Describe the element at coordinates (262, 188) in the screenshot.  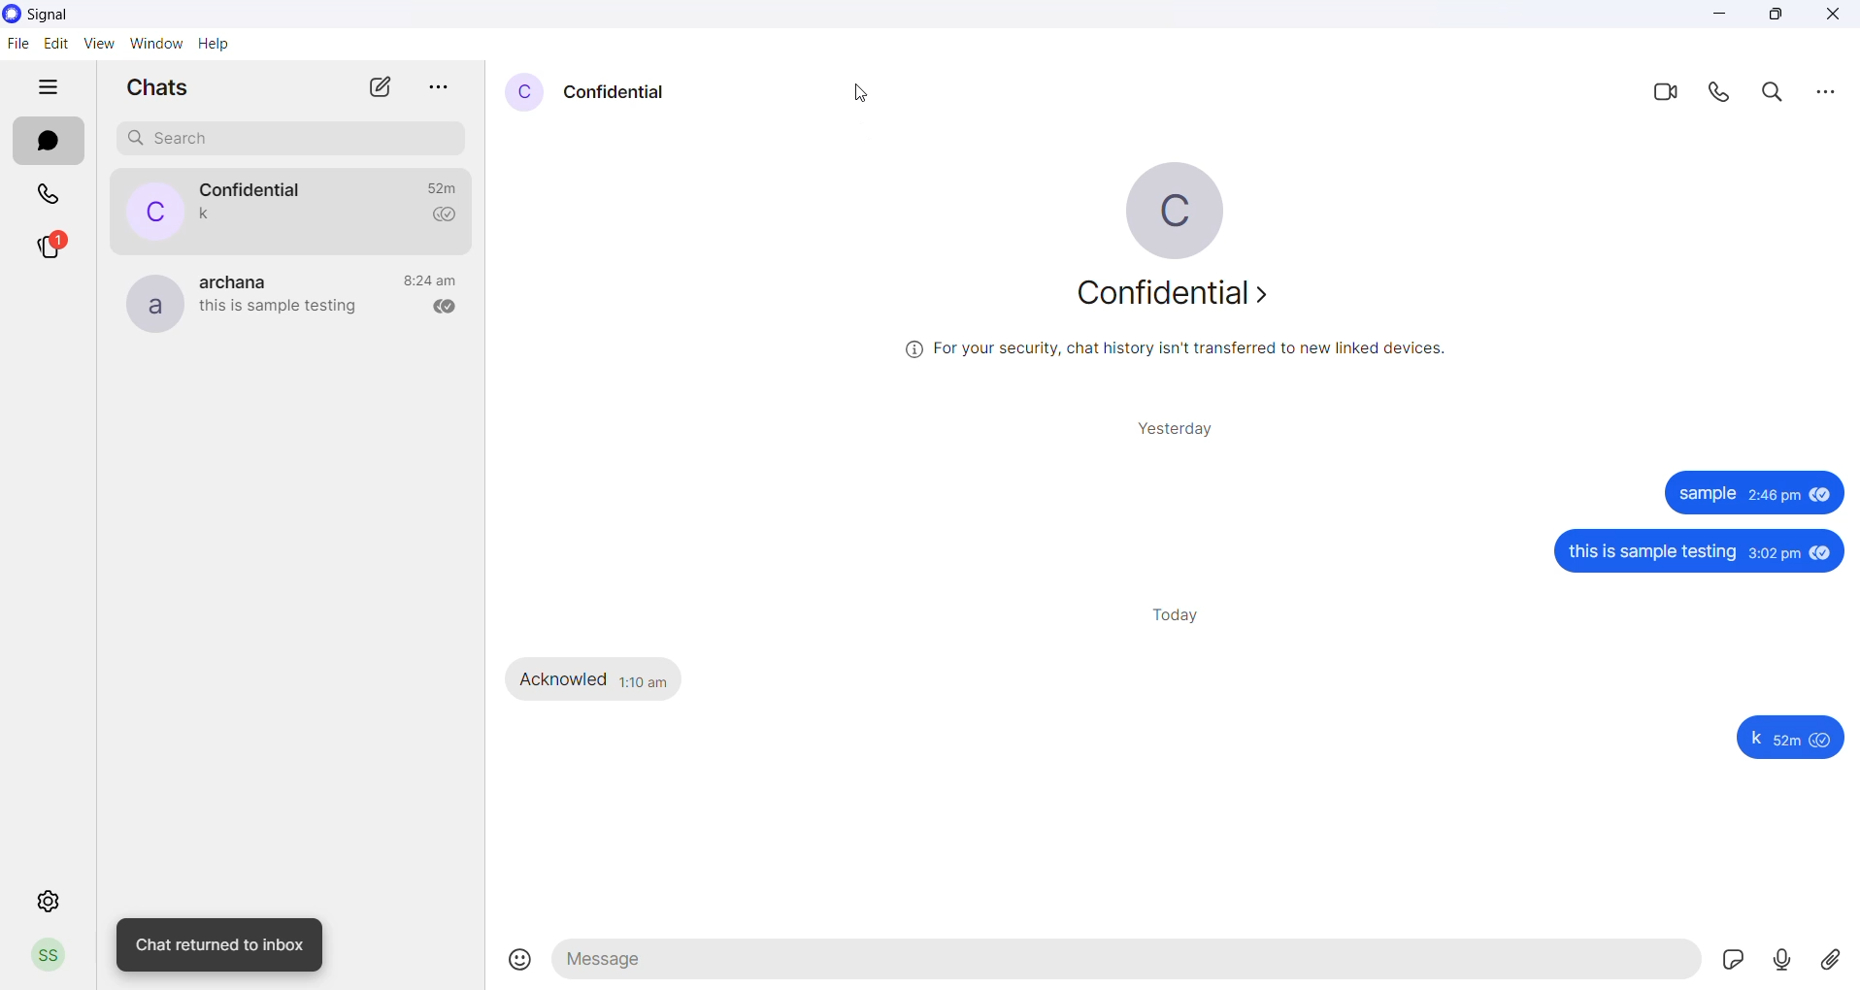
I see `contact name` at that location.